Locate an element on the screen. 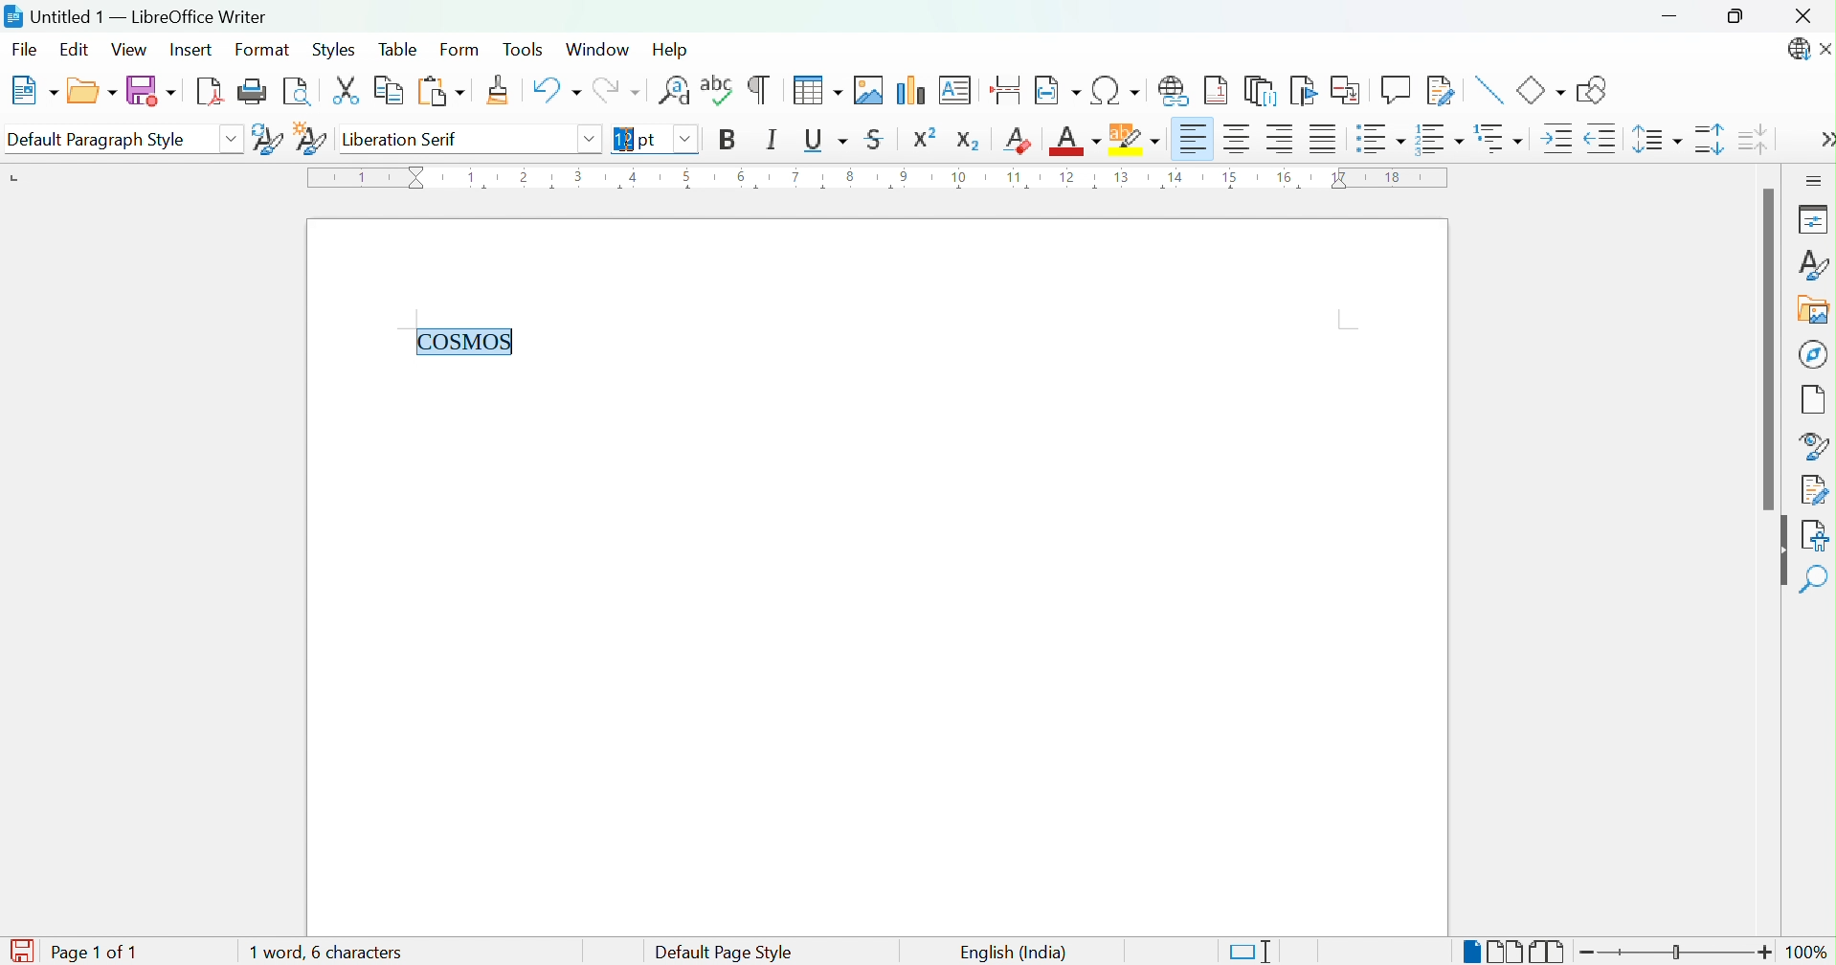 The width and height of the screenshot is (1836, 965). Slider is located at coordinates (1680, 954).